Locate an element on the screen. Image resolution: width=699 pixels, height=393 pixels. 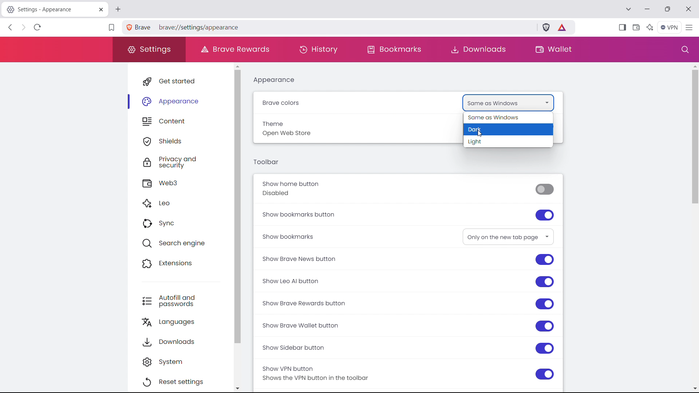
brave shield is located at coordinates (546, 28).